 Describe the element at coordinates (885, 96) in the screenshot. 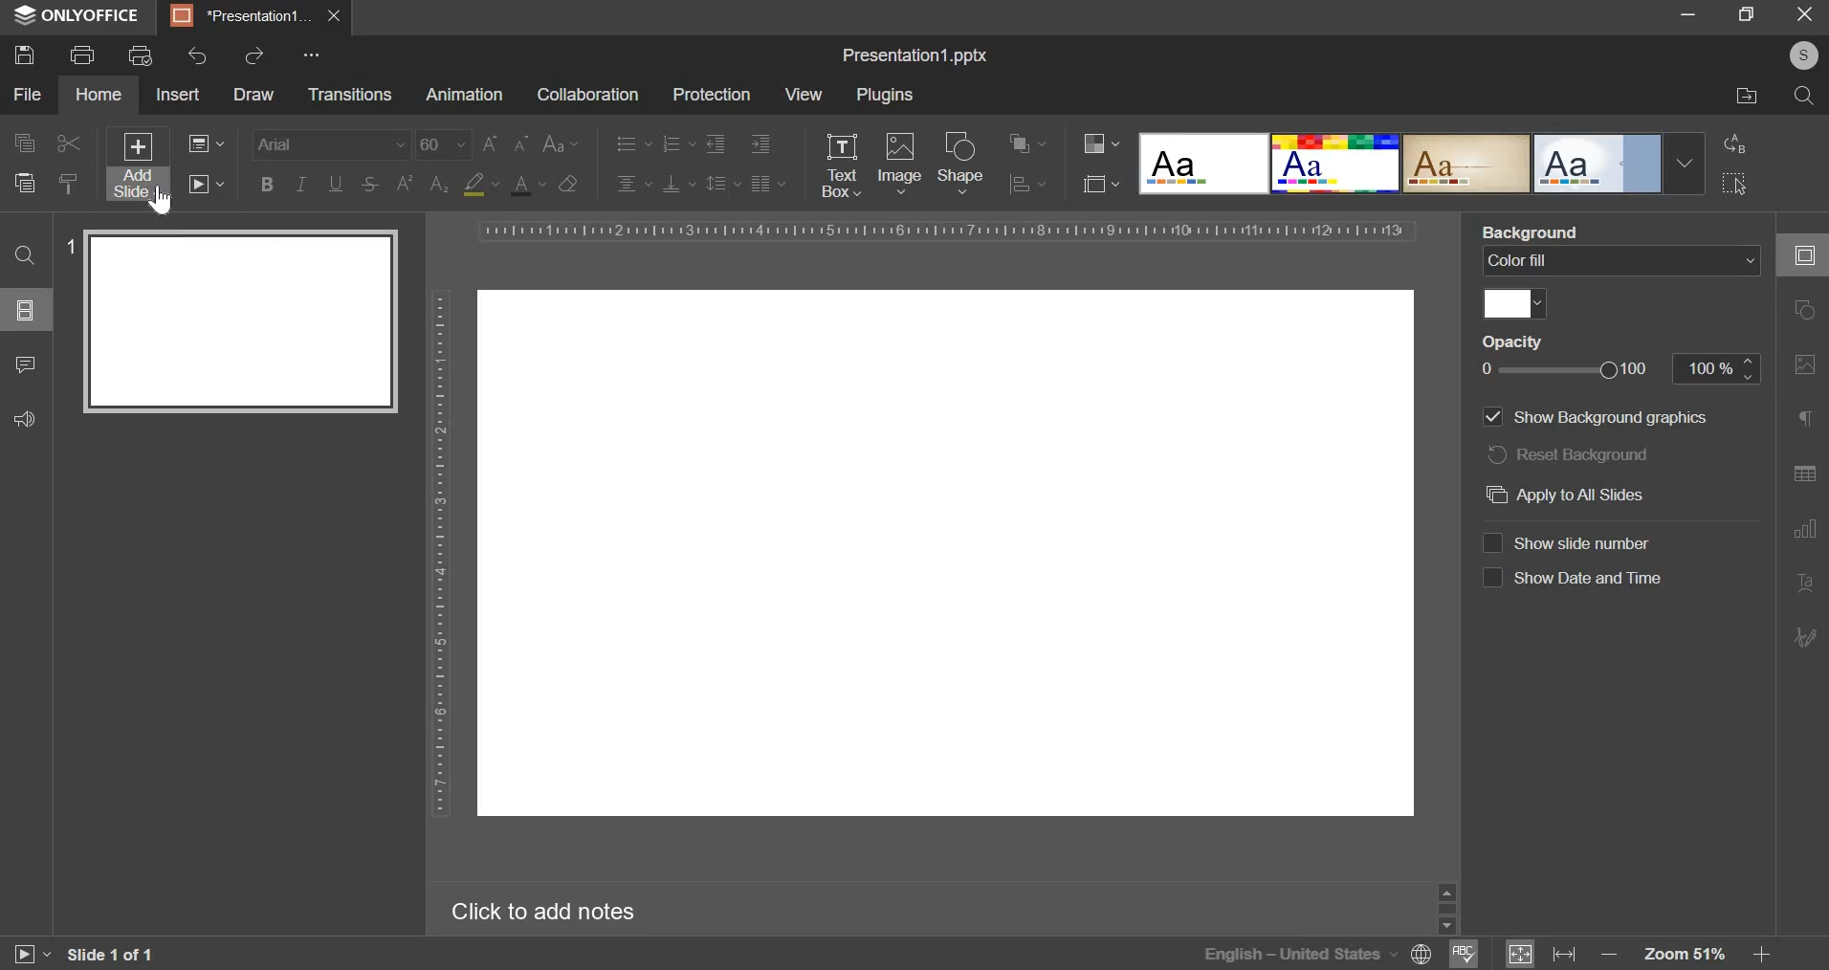

I see `plugins` at that location.